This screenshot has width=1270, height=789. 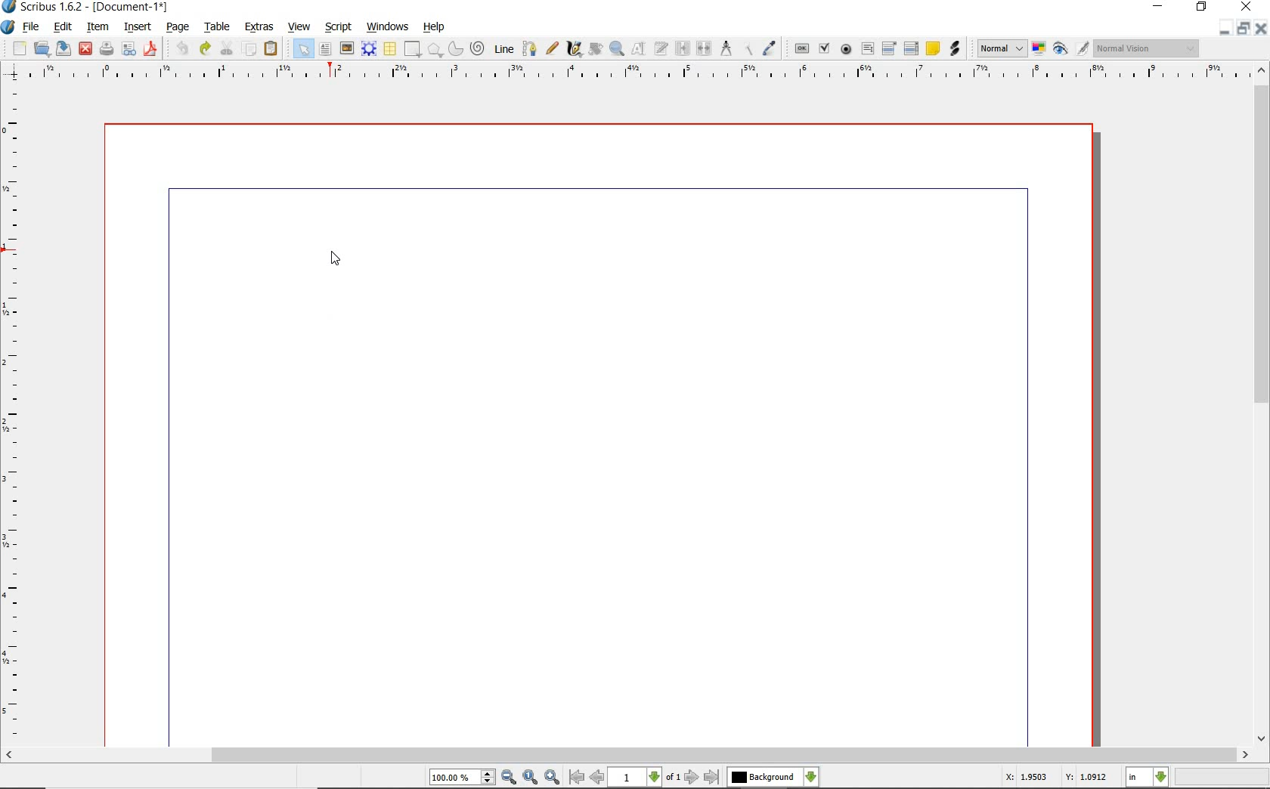 What do you see at coordinates (726, 48) in the screenshot?
I see `measurements` at bounding box center [726, 48].